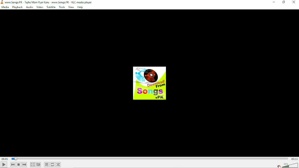  I want to click on Total duration, so click(294, 159).